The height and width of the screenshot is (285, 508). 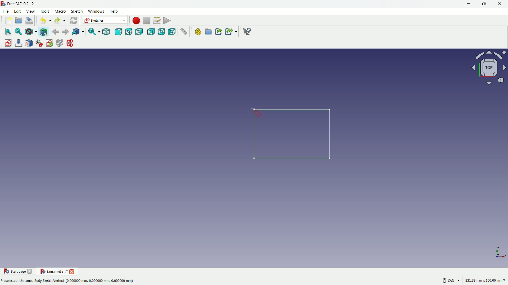 What do you see at coordinates (129, 31) in the screenshot?
I see `top view` at bounding box center [129, 31].